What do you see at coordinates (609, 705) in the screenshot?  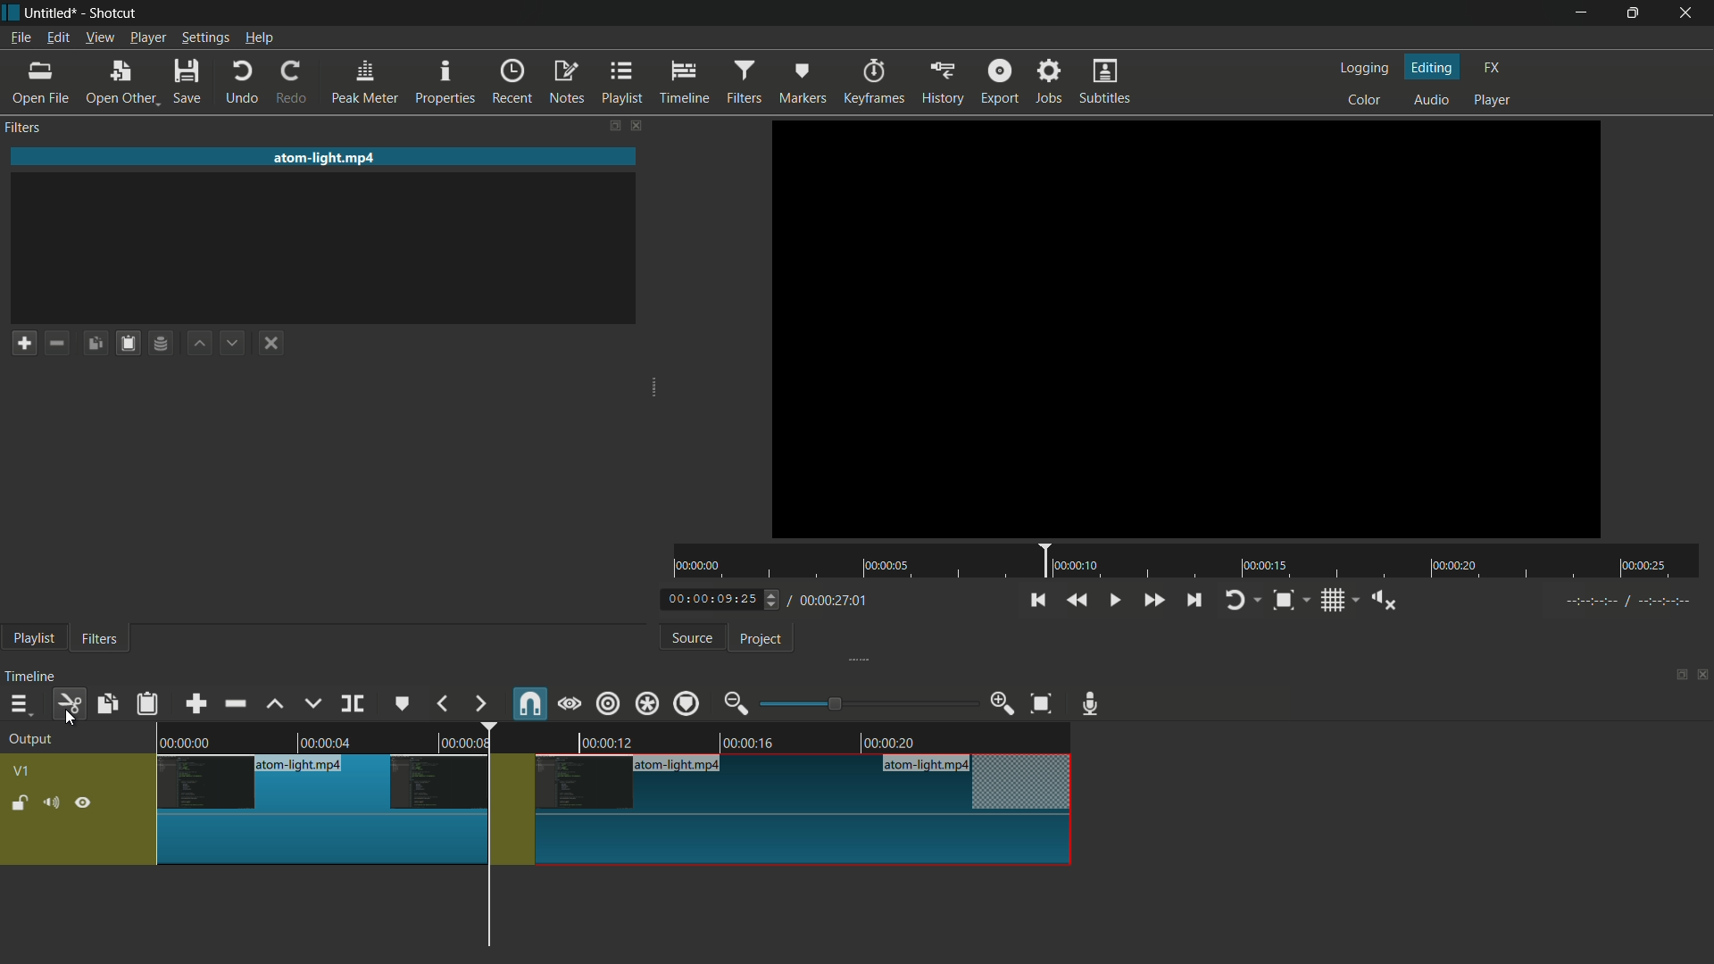 I see `ripple` at bounding box center [609, 705].